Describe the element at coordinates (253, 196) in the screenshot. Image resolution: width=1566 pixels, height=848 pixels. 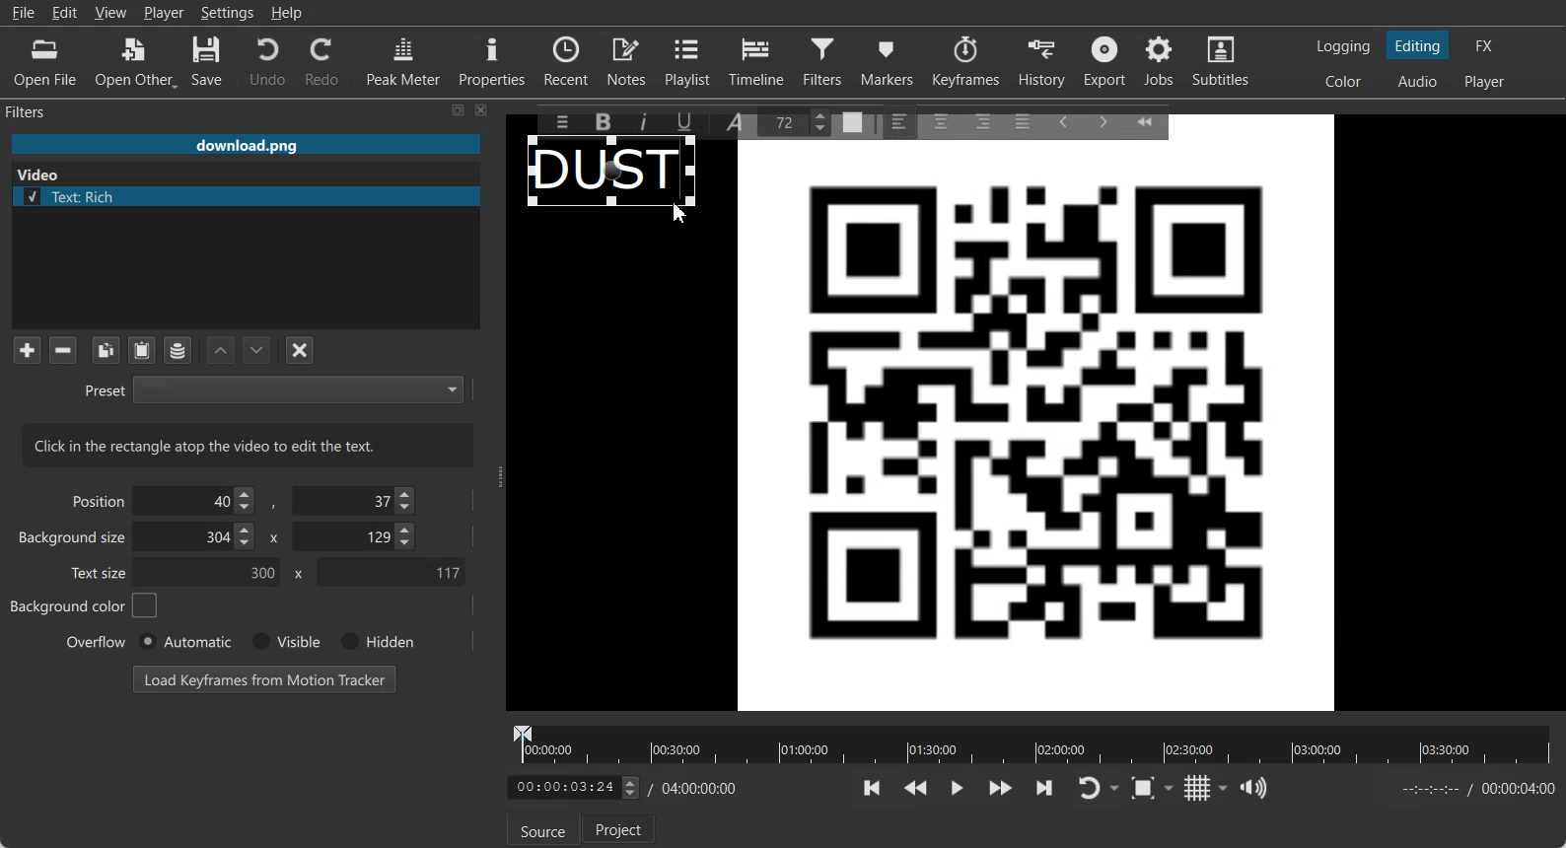
I see `Text rich file` at that location.